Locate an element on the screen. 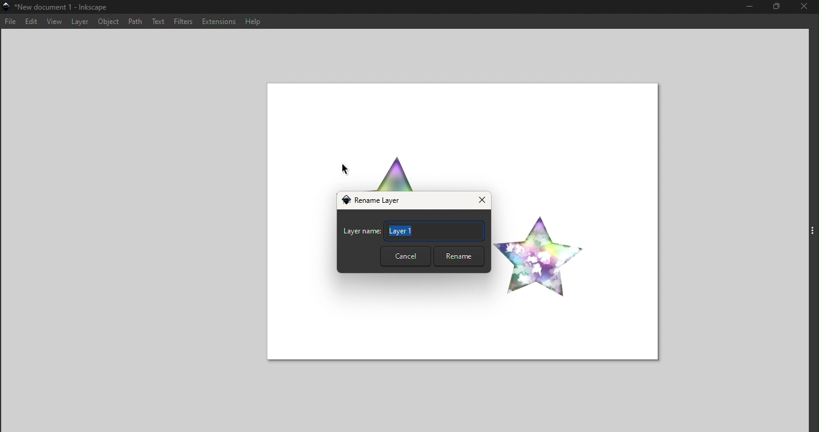 The image size is (819, 432). cursor is located at coordinates (347, 170).